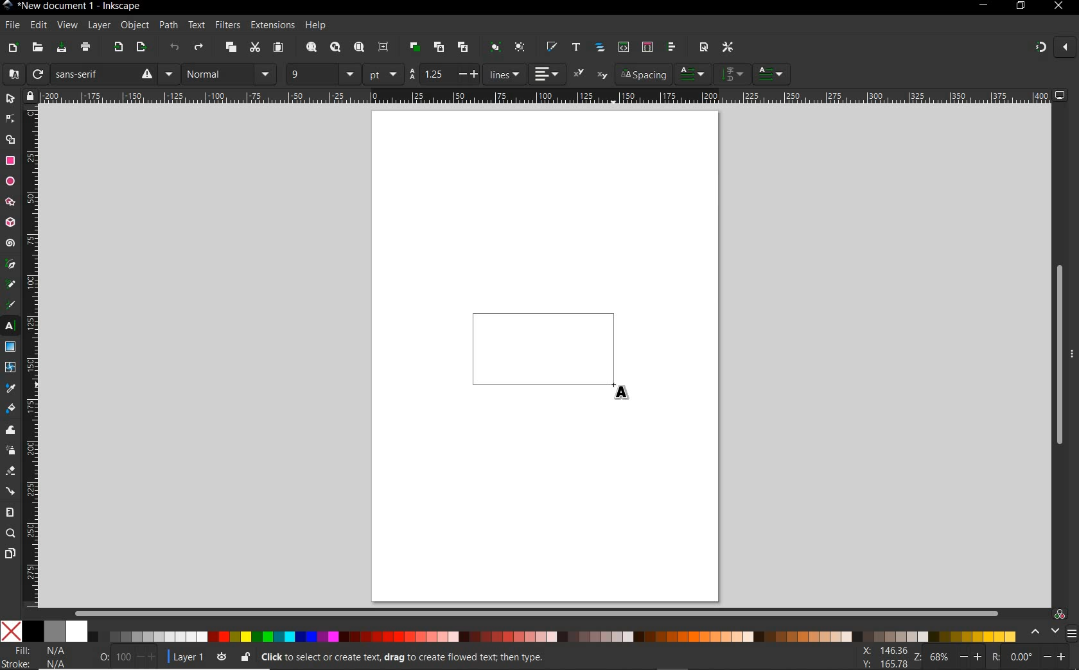 Image resolution: width=1079 pixels, height=670 pixels. I want to click on ungroup, so click(520, 47).